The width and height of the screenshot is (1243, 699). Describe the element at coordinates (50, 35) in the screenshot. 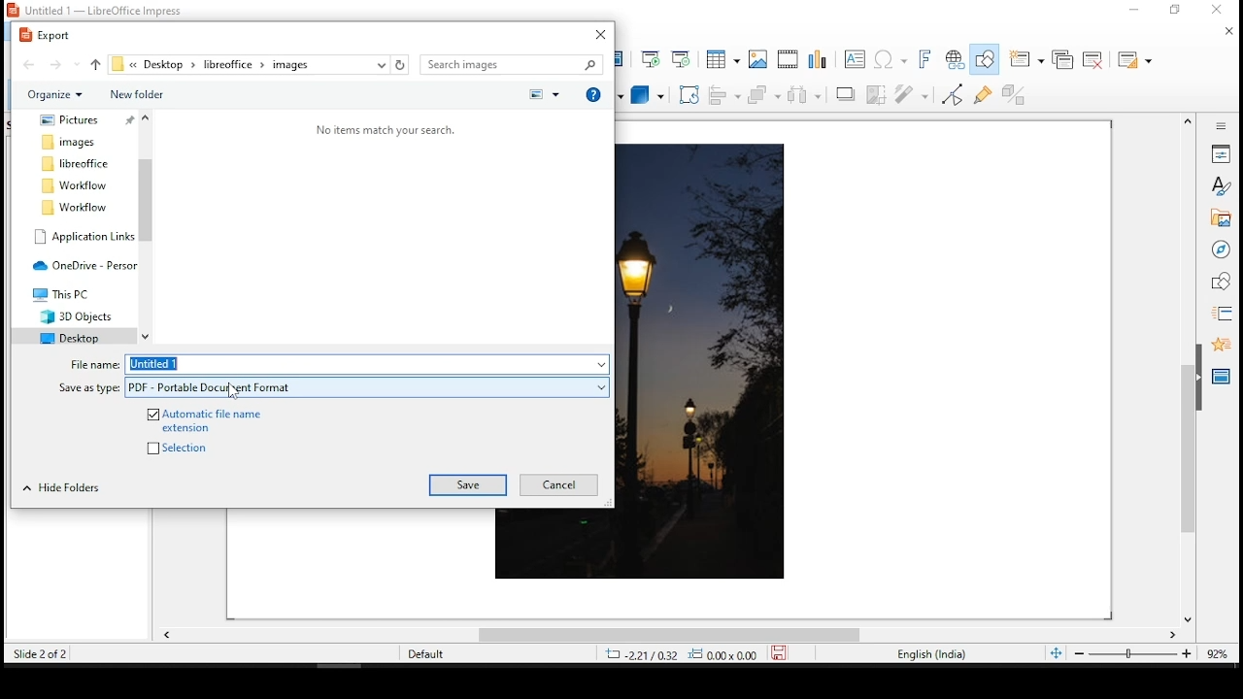

I see `export` at that location.